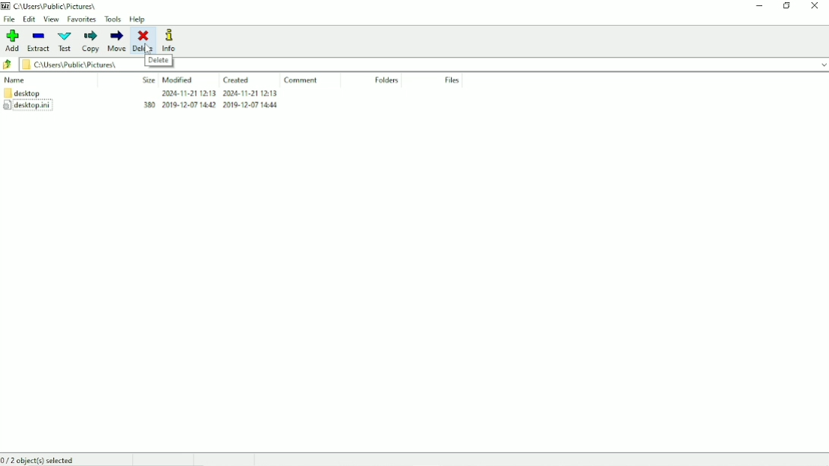 The width and height of the screenshot is (829, 466). Describe the element at coordinates (387, 80) in the screenshot. I see `Folders` at that location.